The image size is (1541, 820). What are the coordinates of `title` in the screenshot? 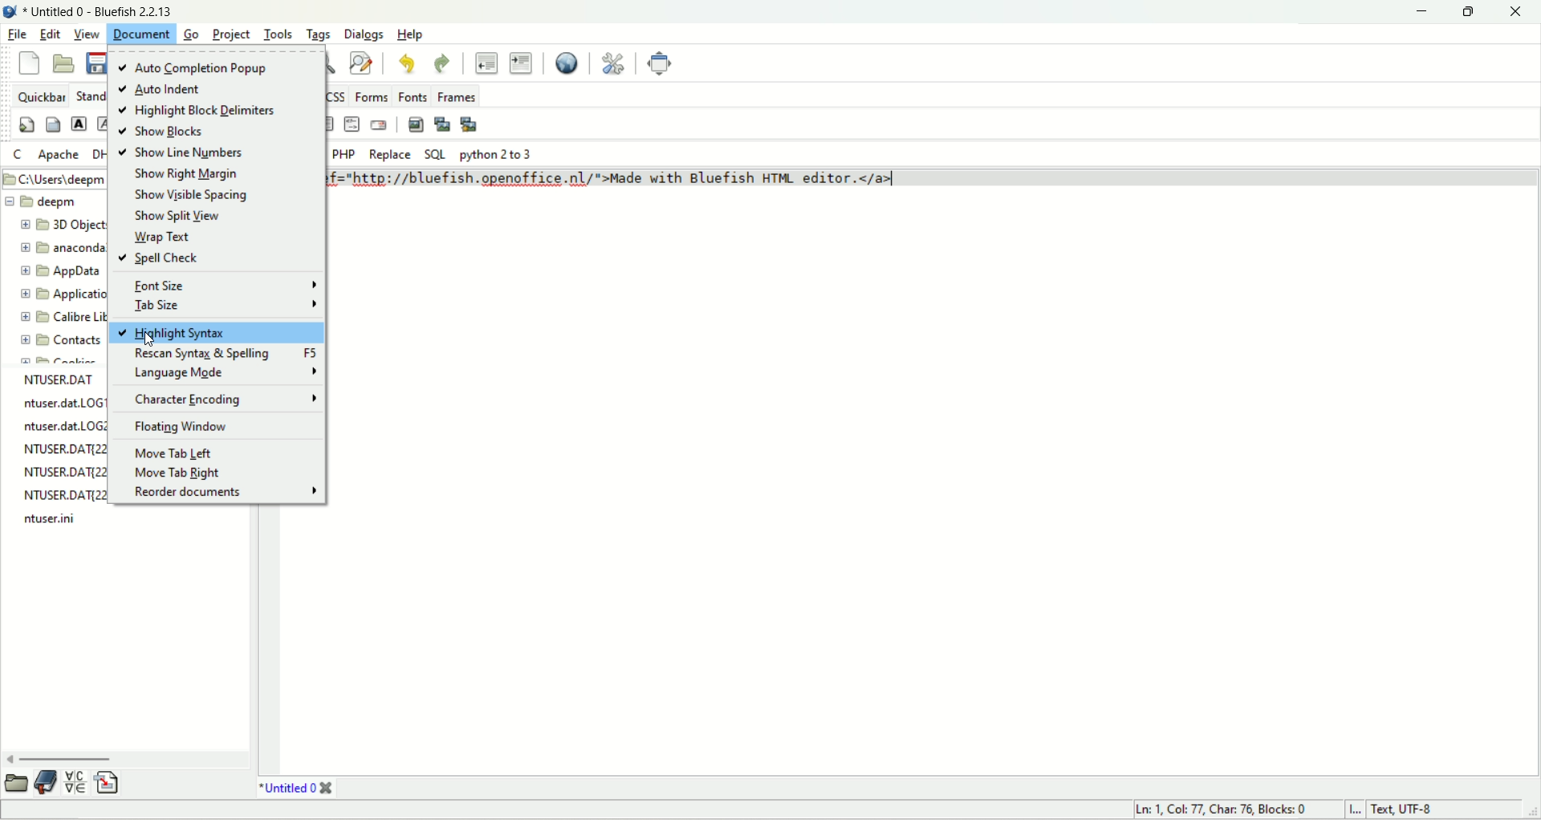 It's located at (295, 788).